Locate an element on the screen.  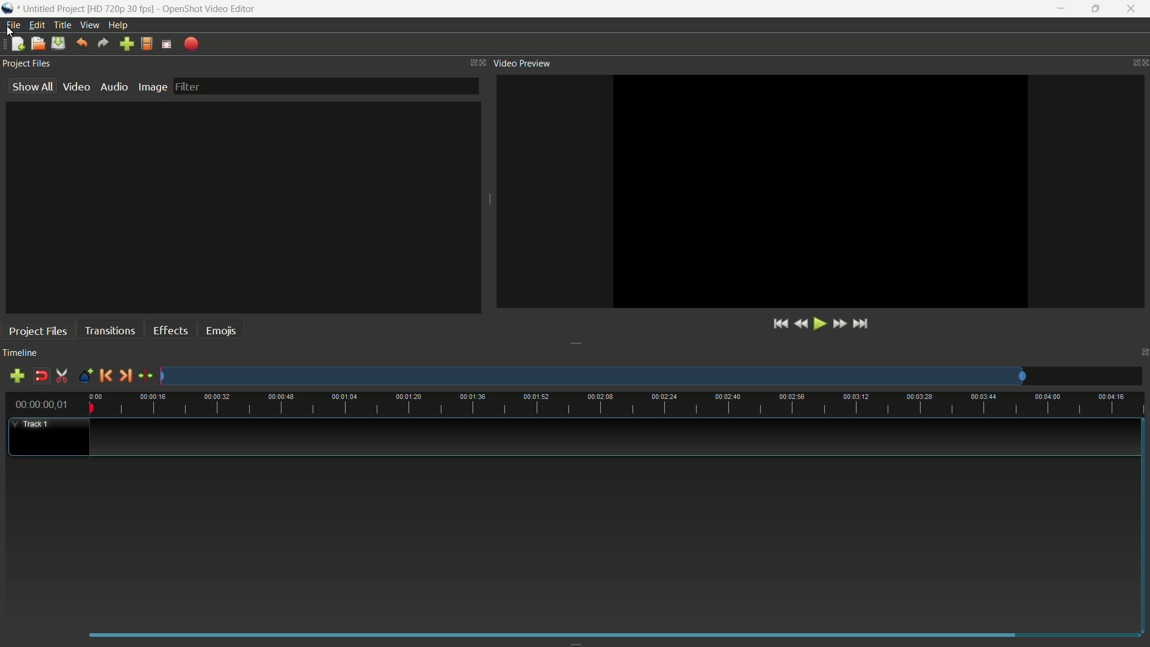
new file is located at coordinates (17, 43).